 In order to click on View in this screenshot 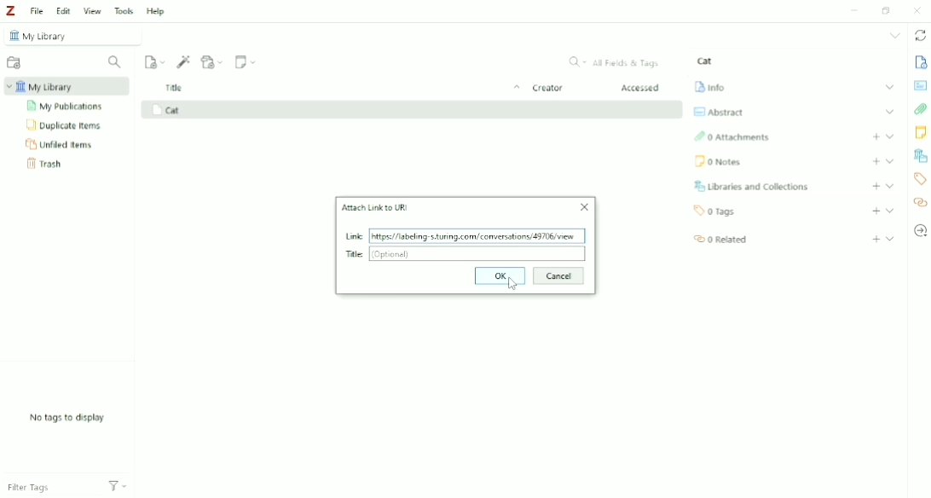, I will do `click(93, 10)`.